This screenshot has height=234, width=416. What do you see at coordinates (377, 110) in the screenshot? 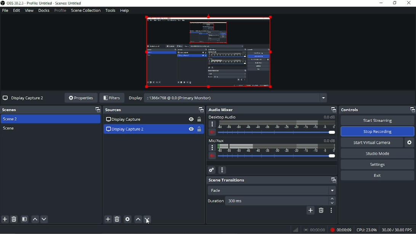
I see `Controls` at bounding box center [377, 110].